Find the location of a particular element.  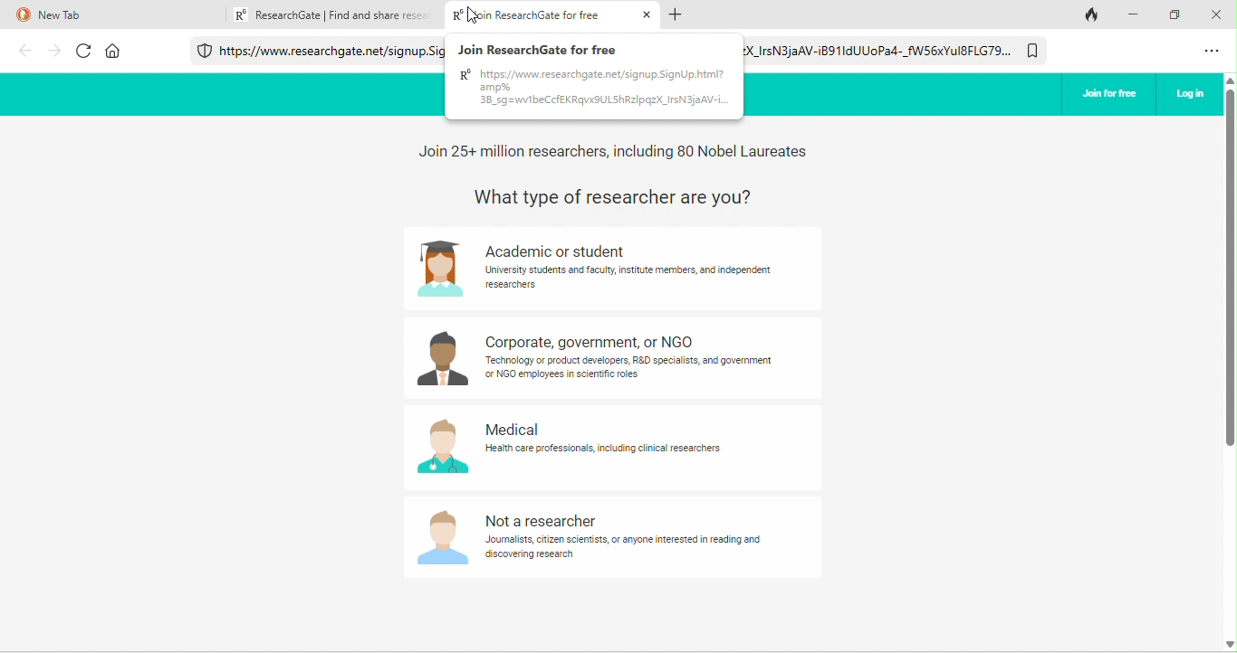

forward is located at coordinates (53, 50).